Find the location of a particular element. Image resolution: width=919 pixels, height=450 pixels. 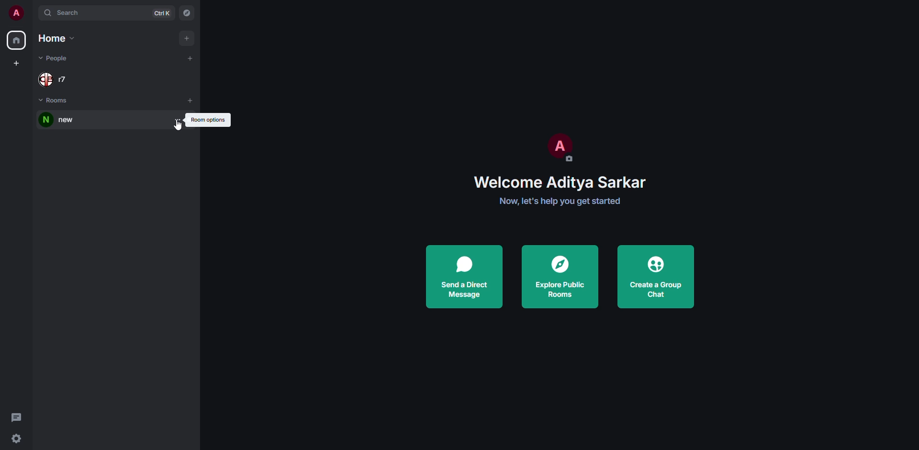

explore public rooms is located at coordinates (559, 277).